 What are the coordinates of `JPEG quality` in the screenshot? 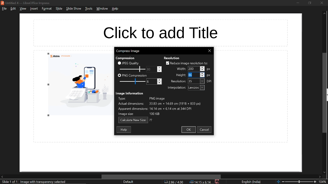 It's located at (130, 63).